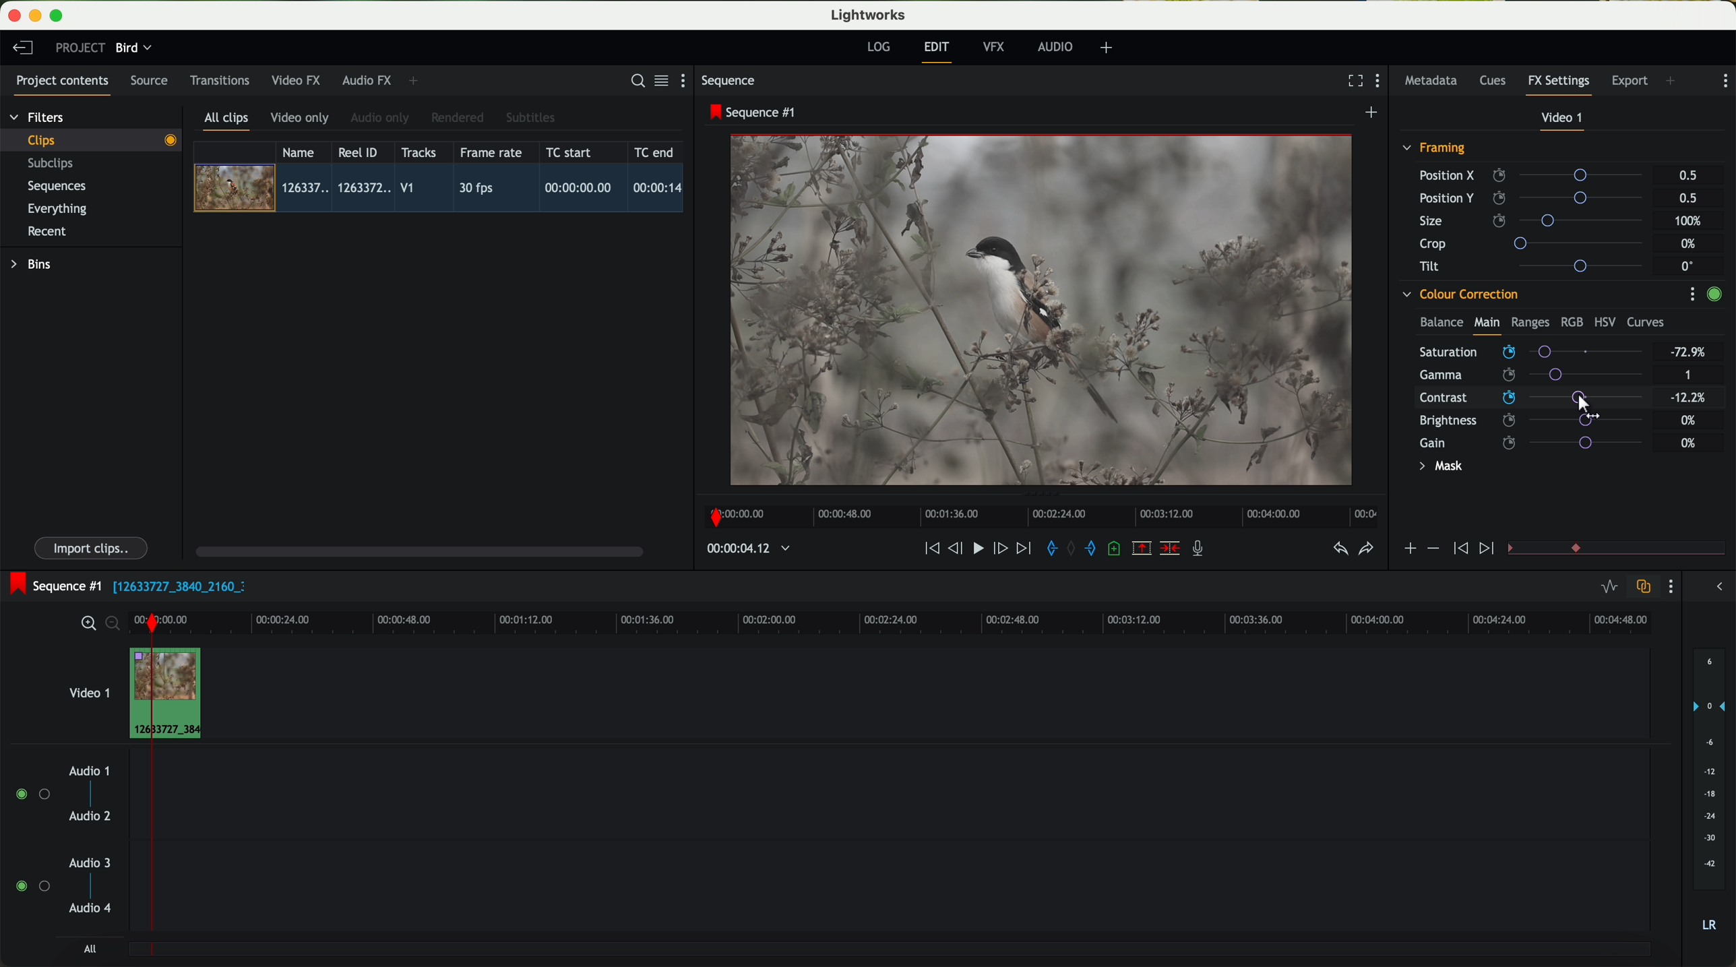  Describe the element at coordinates (689, 80) in the screenshot. I see `show settings menu` at that location.